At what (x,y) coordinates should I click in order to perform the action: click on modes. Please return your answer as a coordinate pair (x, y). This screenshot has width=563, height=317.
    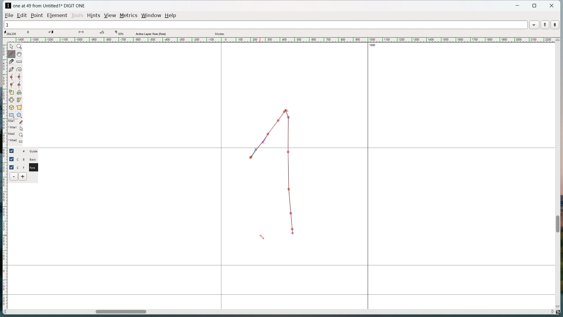
    Looking at the image, I should click on (220, 34).